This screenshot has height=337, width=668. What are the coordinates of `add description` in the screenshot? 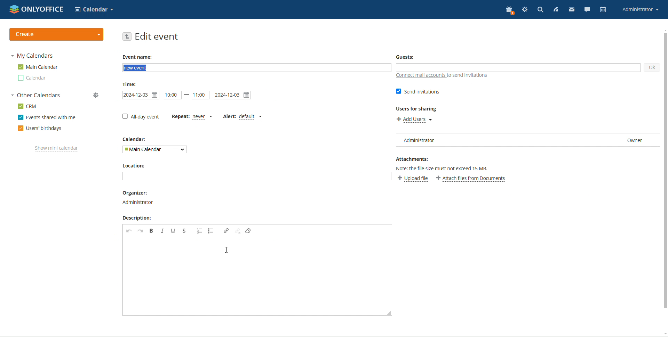 It's located at (258, 277).